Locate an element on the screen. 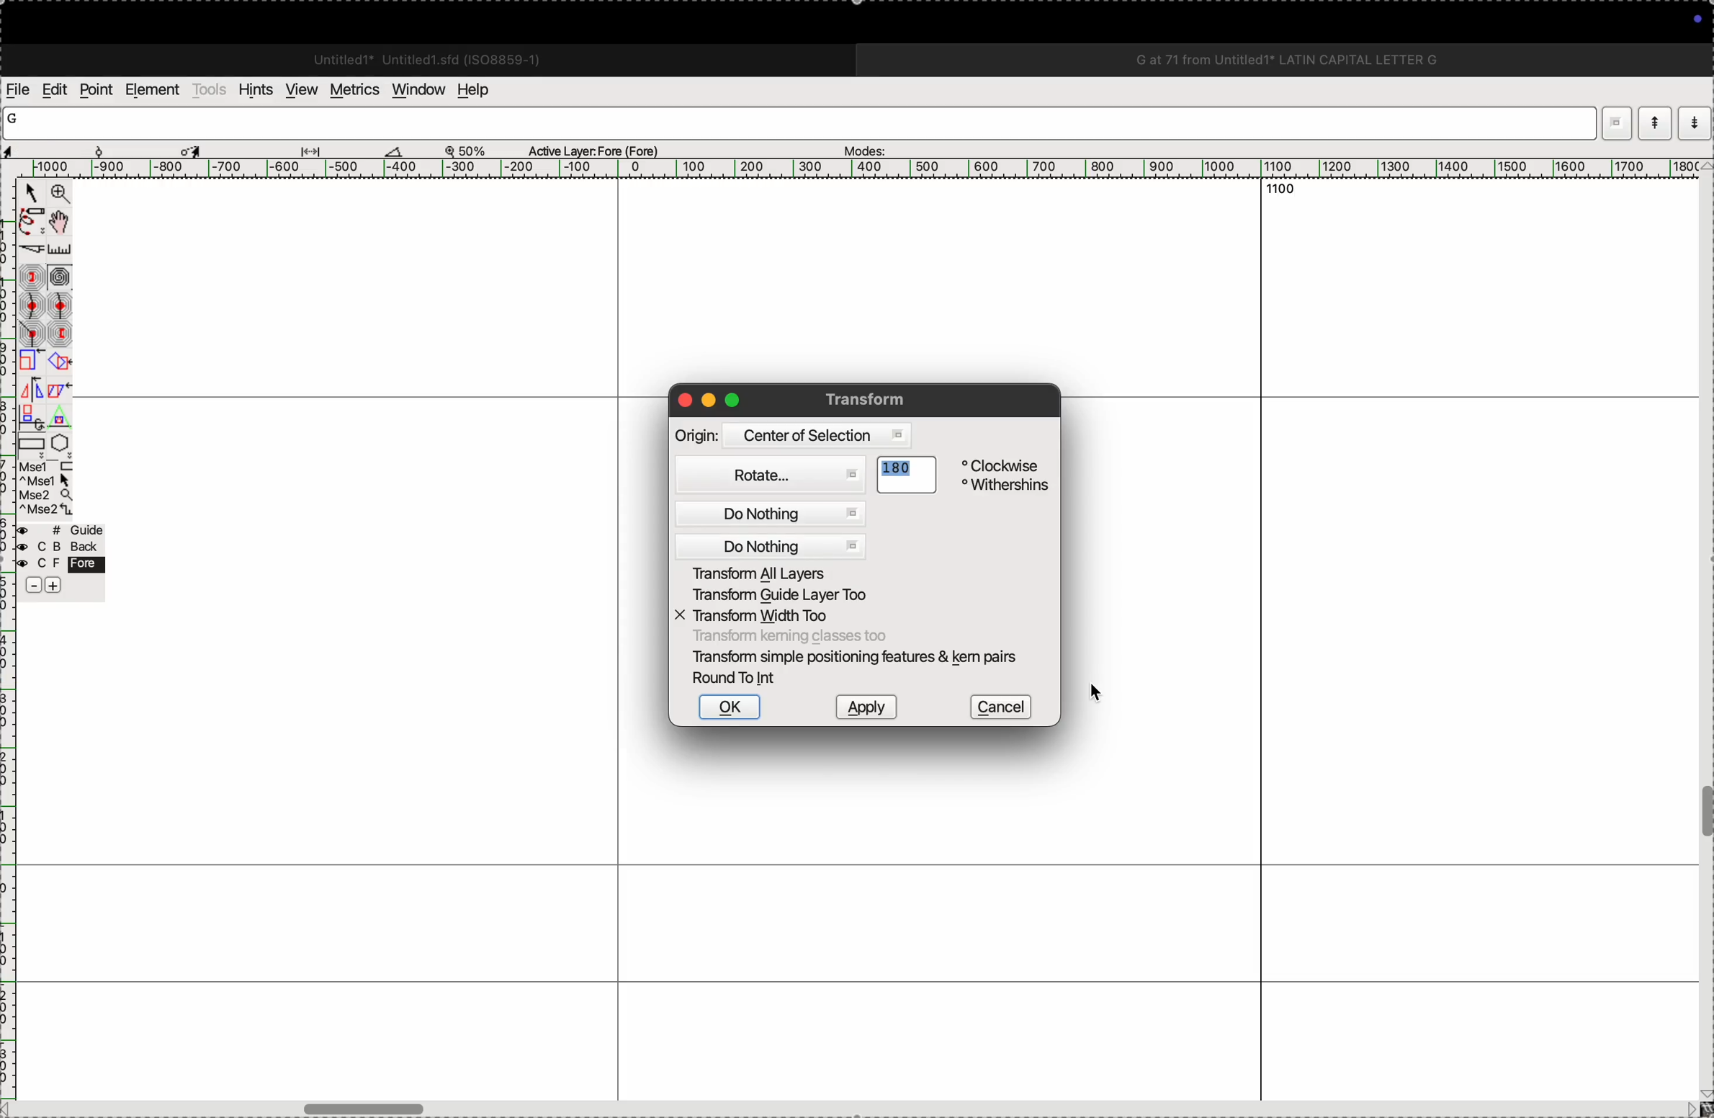 This screenshot has height=1118, width=1714. gentle curve is located at coordinates (32, 305).